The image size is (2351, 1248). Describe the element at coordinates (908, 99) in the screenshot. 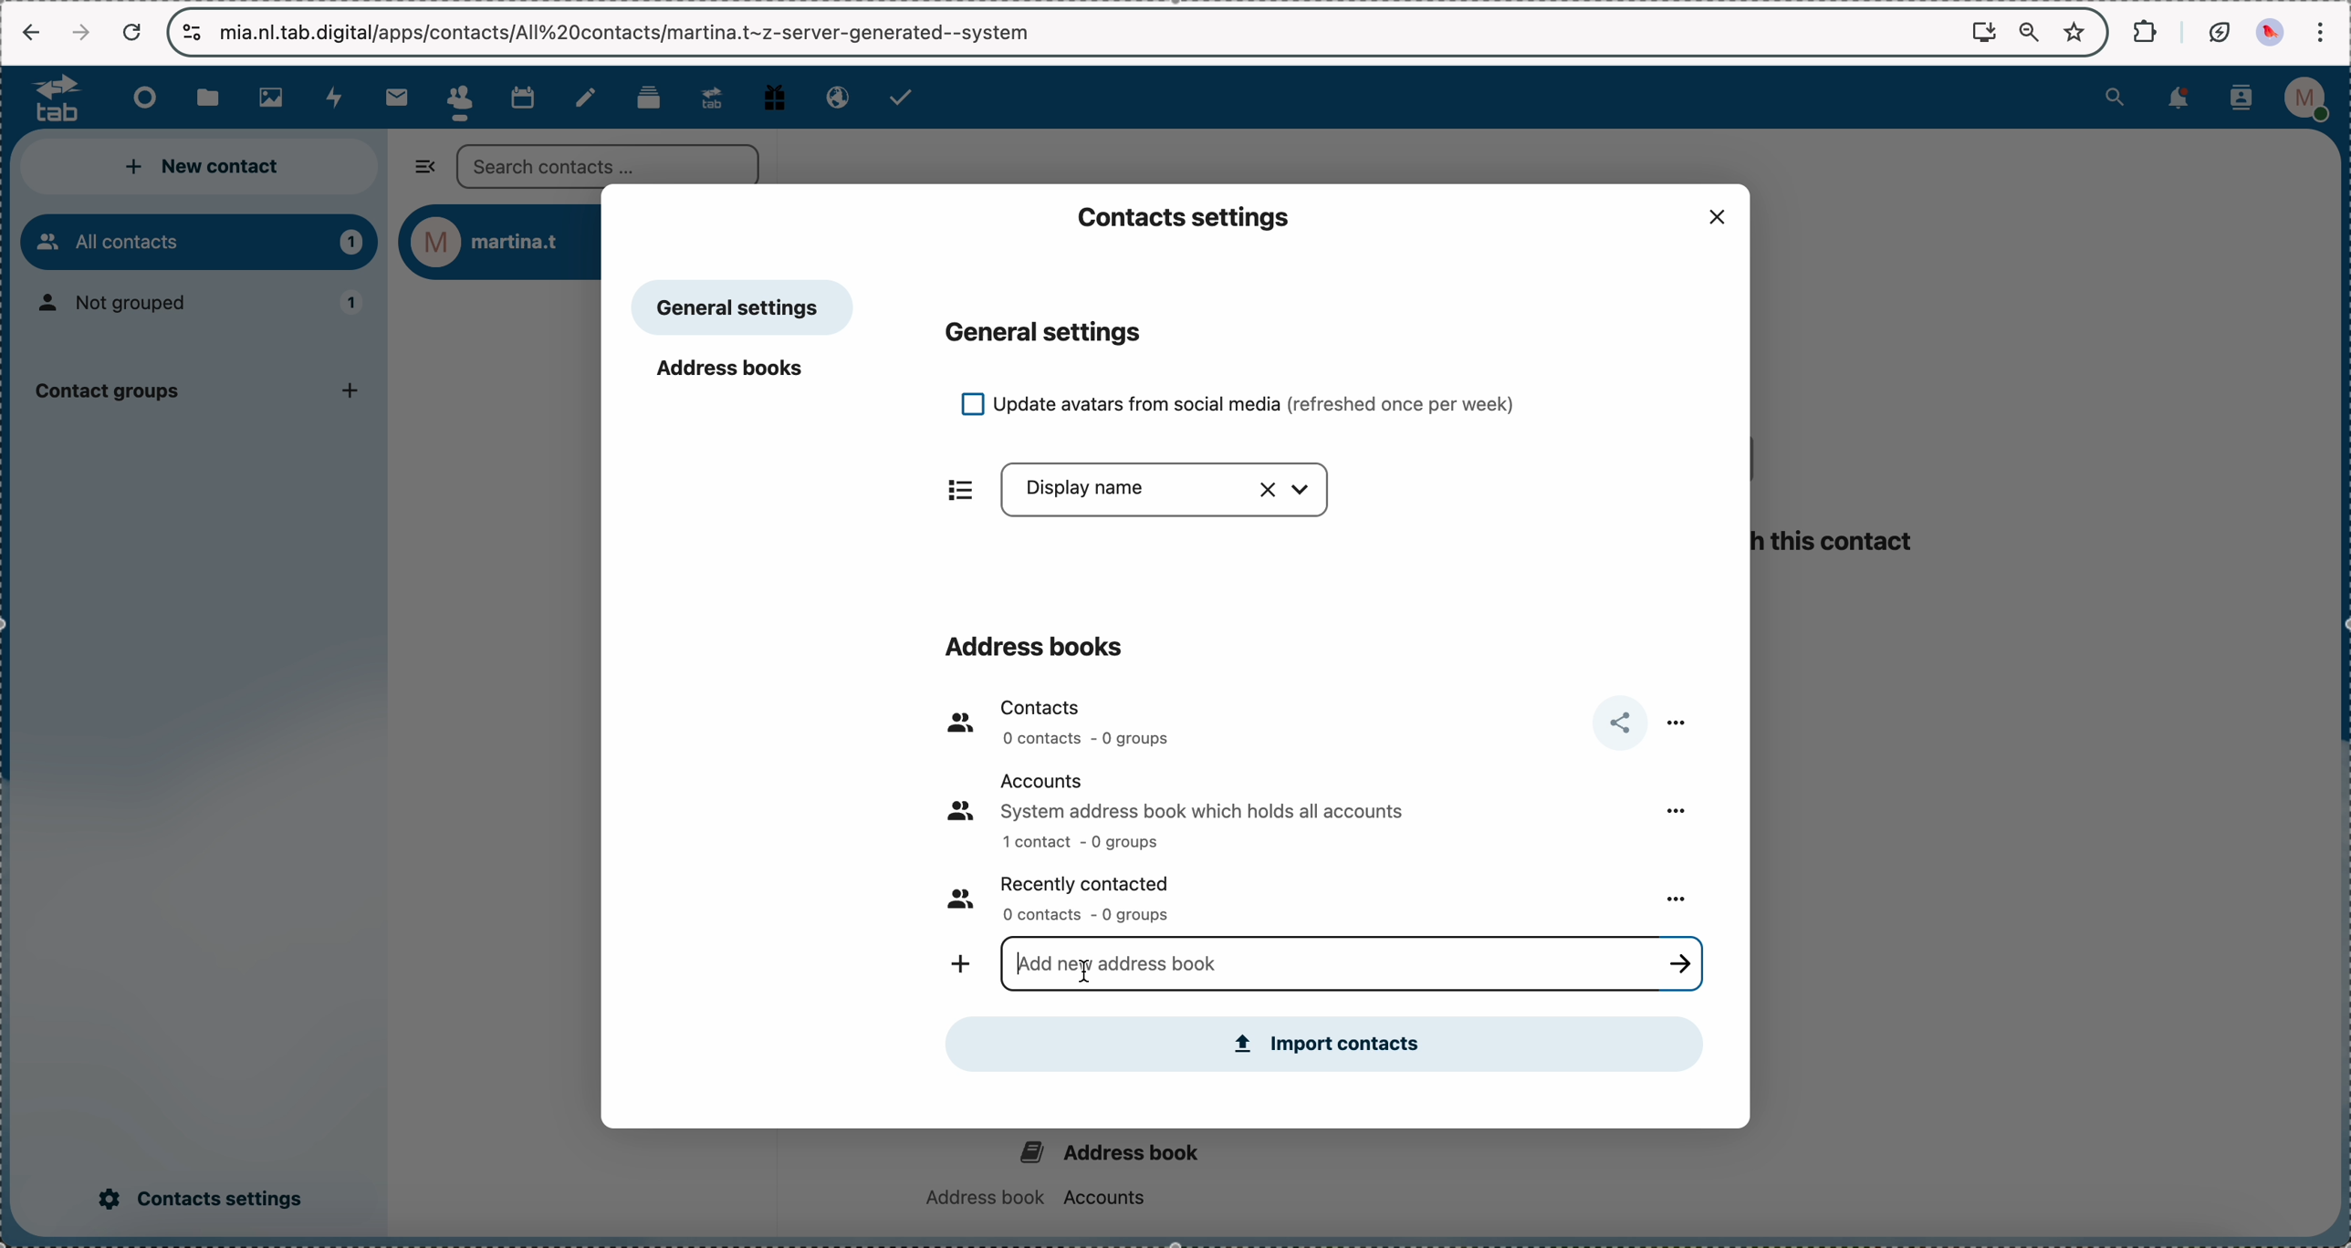

I see `tasks` at that location.